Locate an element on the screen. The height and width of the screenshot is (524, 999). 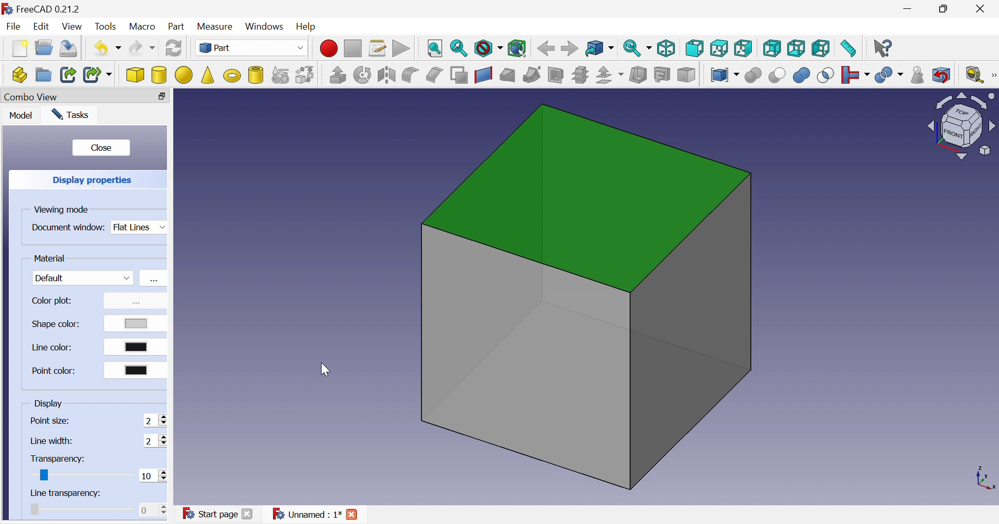
Document window: is located at coordinates (68, 229).